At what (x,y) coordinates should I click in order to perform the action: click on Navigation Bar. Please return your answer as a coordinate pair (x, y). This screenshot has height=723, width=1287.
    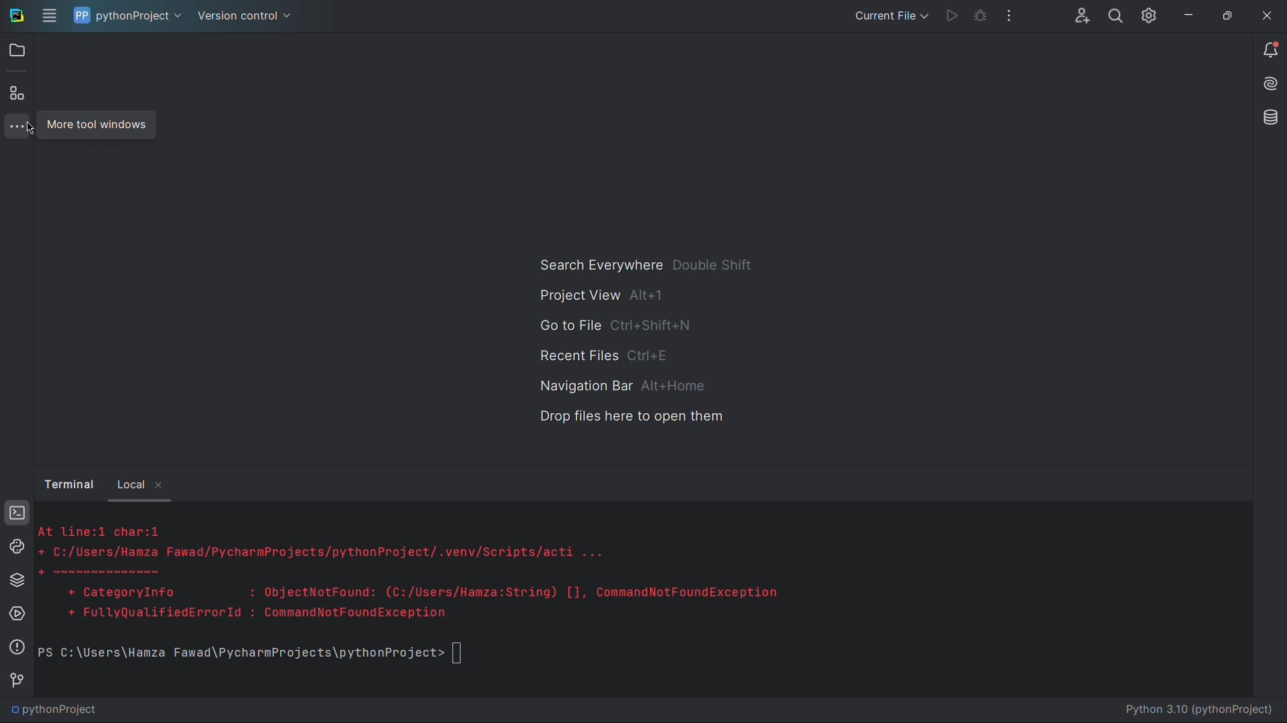
    Looking at the image, I should click on (618, 386).